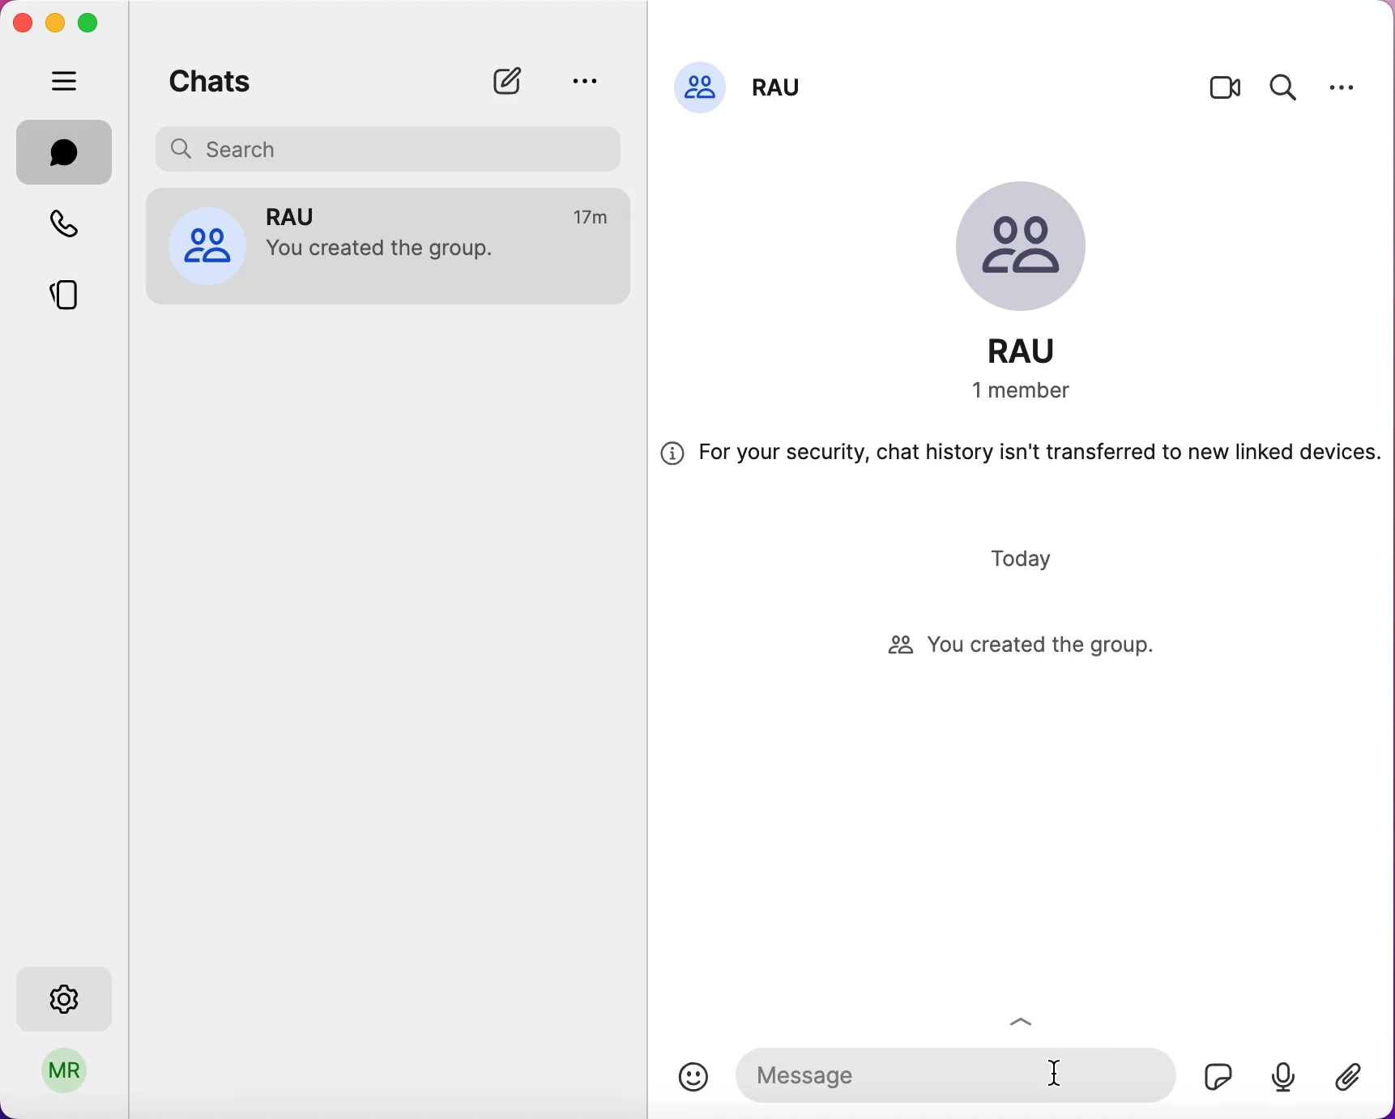 This screenshot has height=1119, width=1395. I want to click on write, so click(515, 81).